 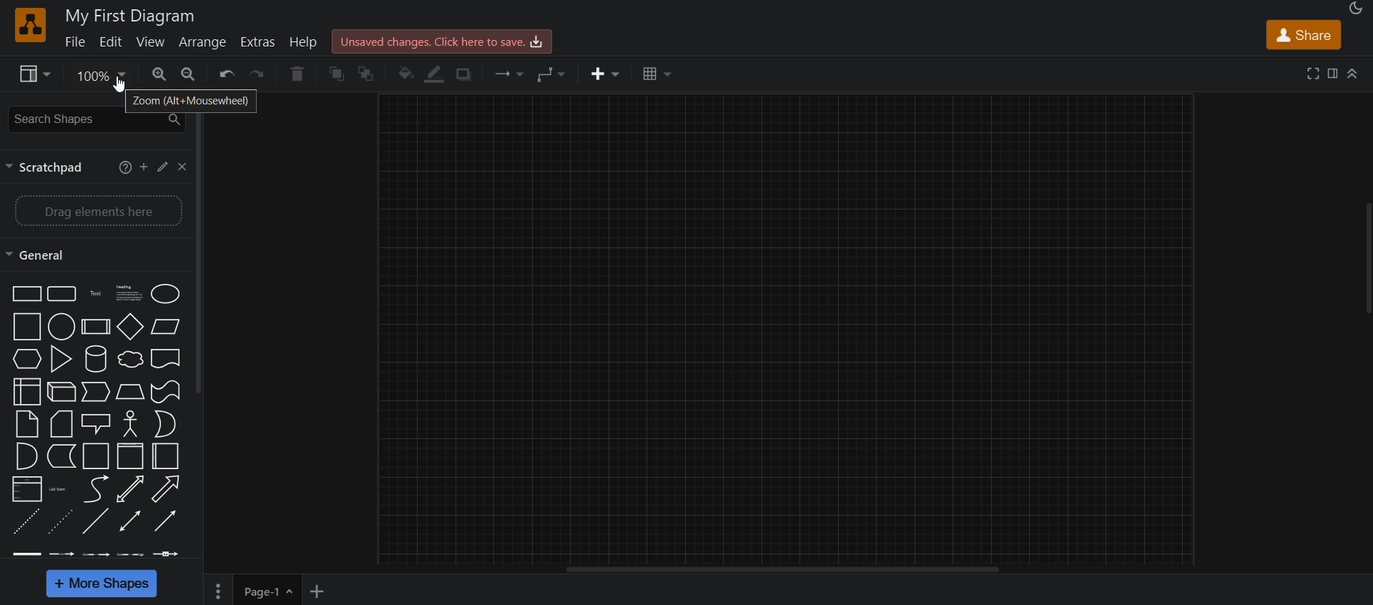 What do you see at coordinates (121, 84) in the screenshot?
I see `cursor` at bounding box center [121, 84].